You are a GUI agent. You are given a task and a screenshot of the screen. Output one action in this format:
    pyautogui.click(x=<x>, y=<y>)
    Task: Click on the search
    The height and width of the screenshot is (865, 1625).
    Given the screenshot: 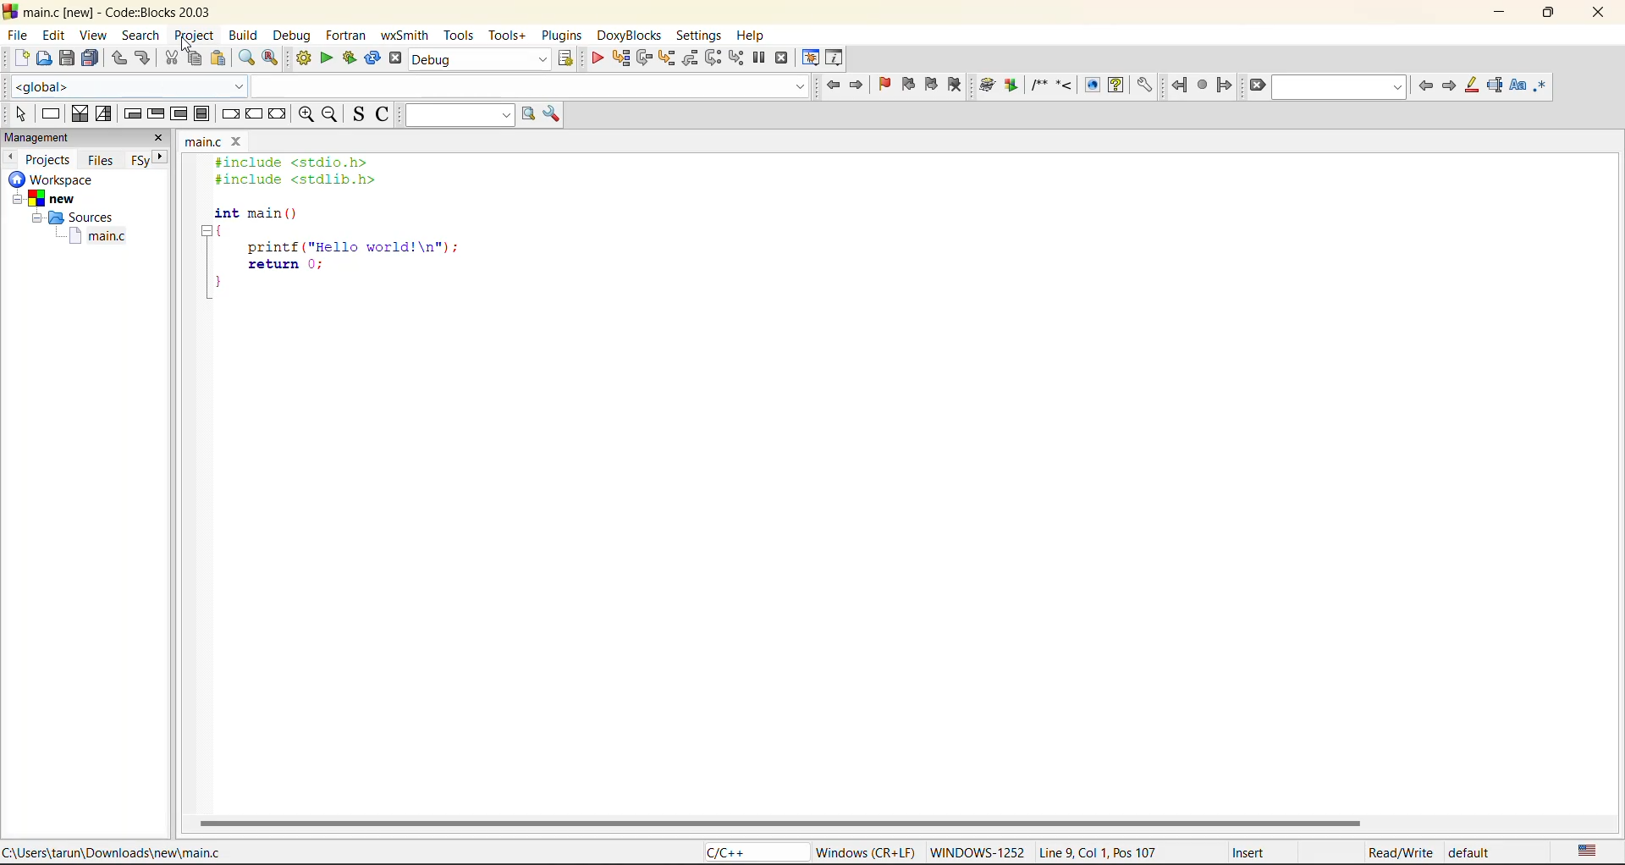 What is the action you would take?
    pyautogui.click(x=1340, y=88)
    